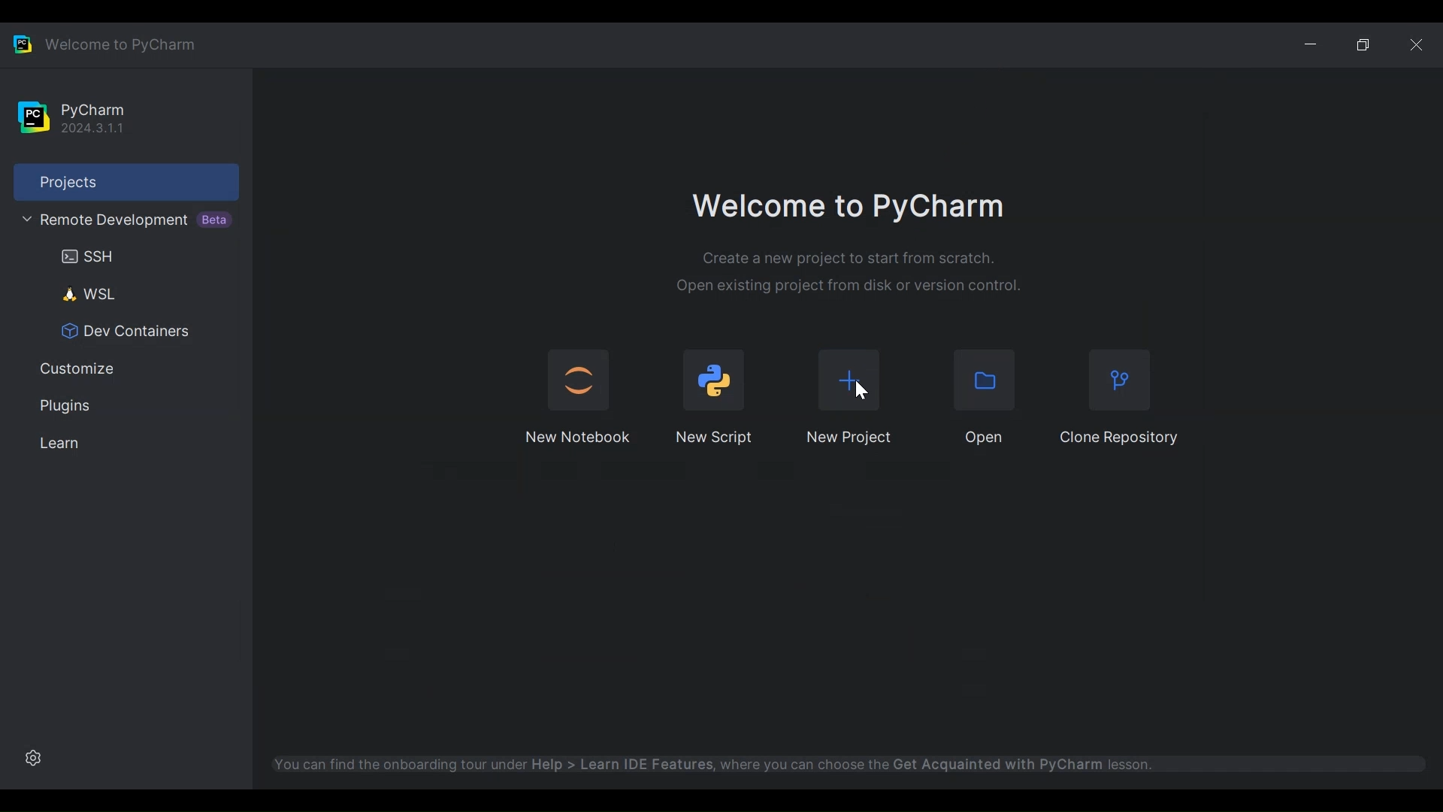 Image resolution: width=1443 pixels, height=812 pixels. Describe the element at coordinates (31, 757) in the screenshot. I see `Settings` at that location.